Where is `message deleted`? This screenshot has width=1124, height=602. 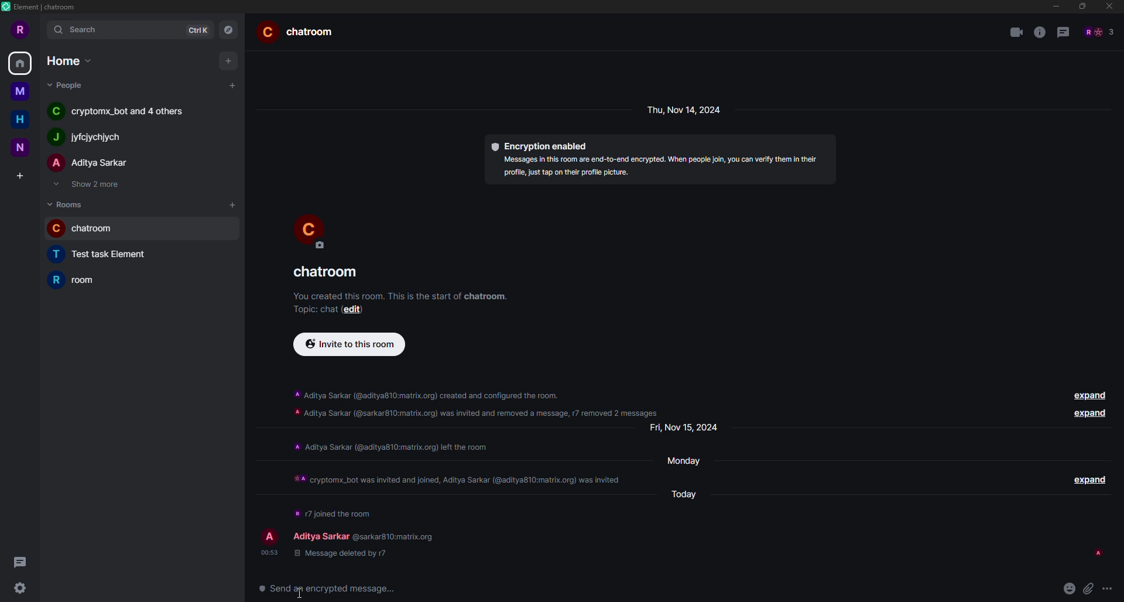
message deleted is located at coordinates (338, 553).